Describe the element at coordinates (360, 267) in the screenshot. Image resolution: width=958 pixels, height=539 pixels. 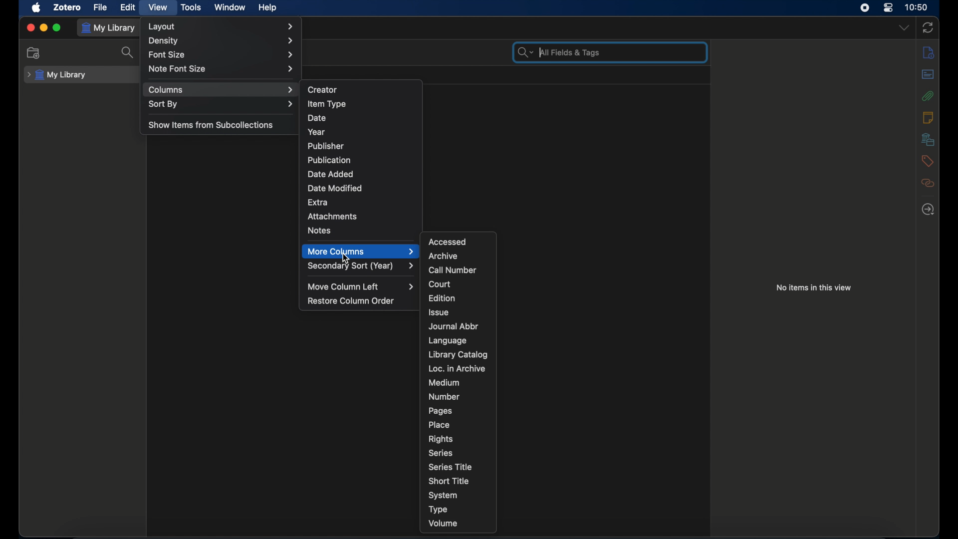
I see `secondary sort` at that location.